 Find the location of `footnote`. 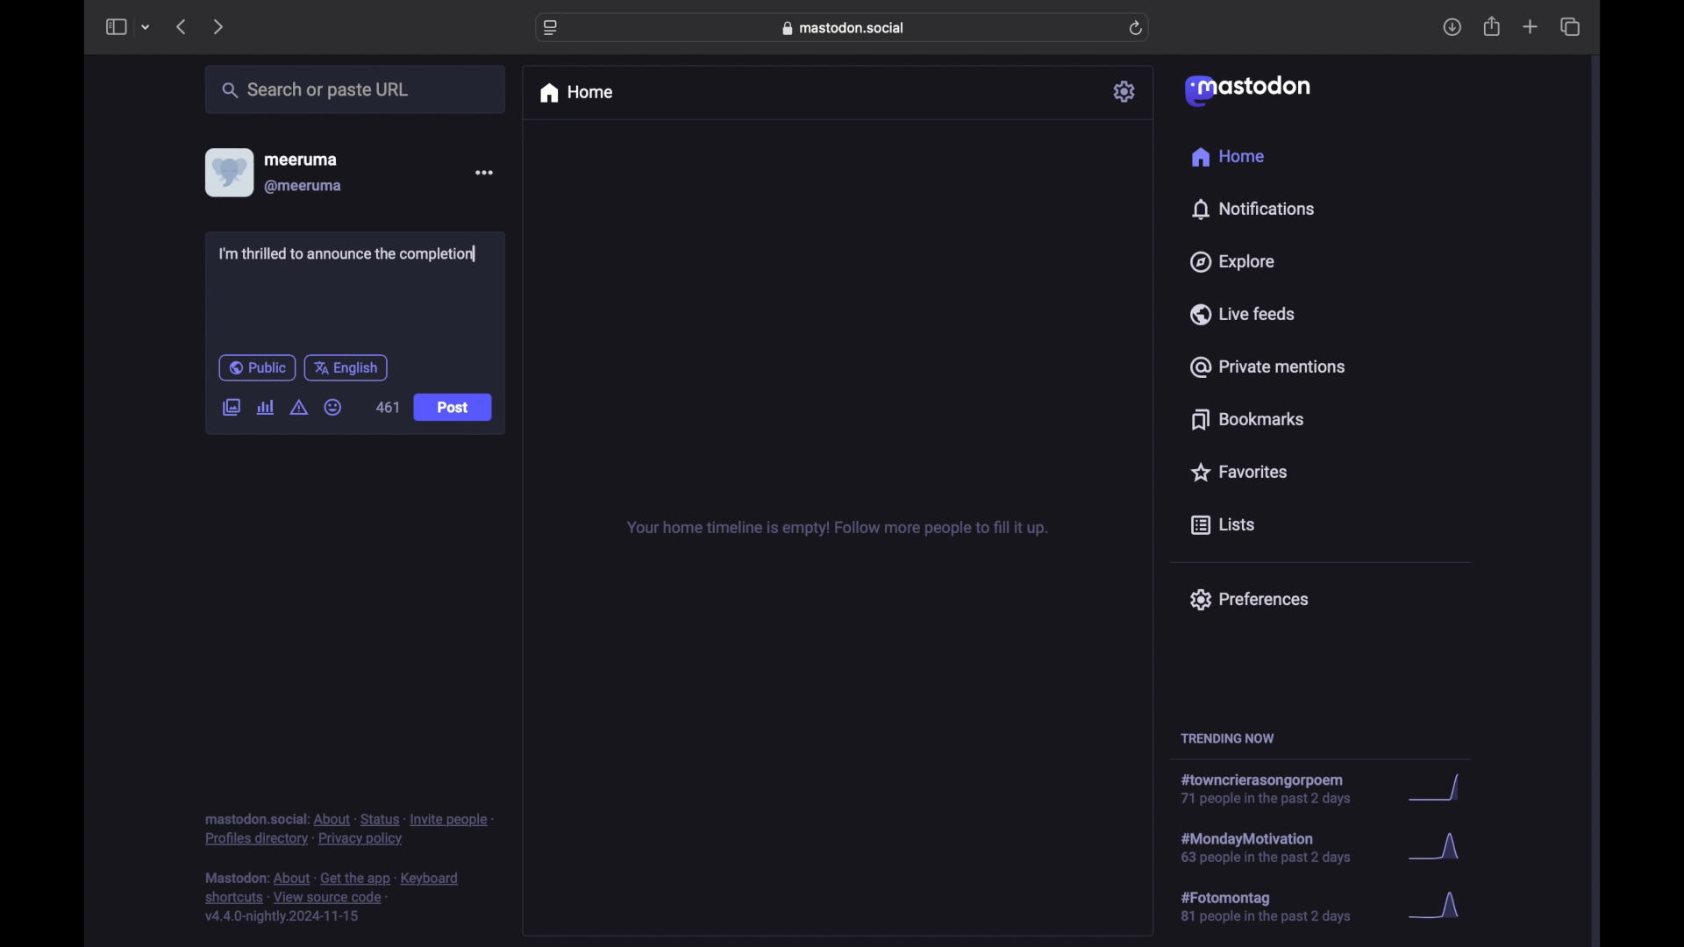

footnote is located at coordinates (348, 830).